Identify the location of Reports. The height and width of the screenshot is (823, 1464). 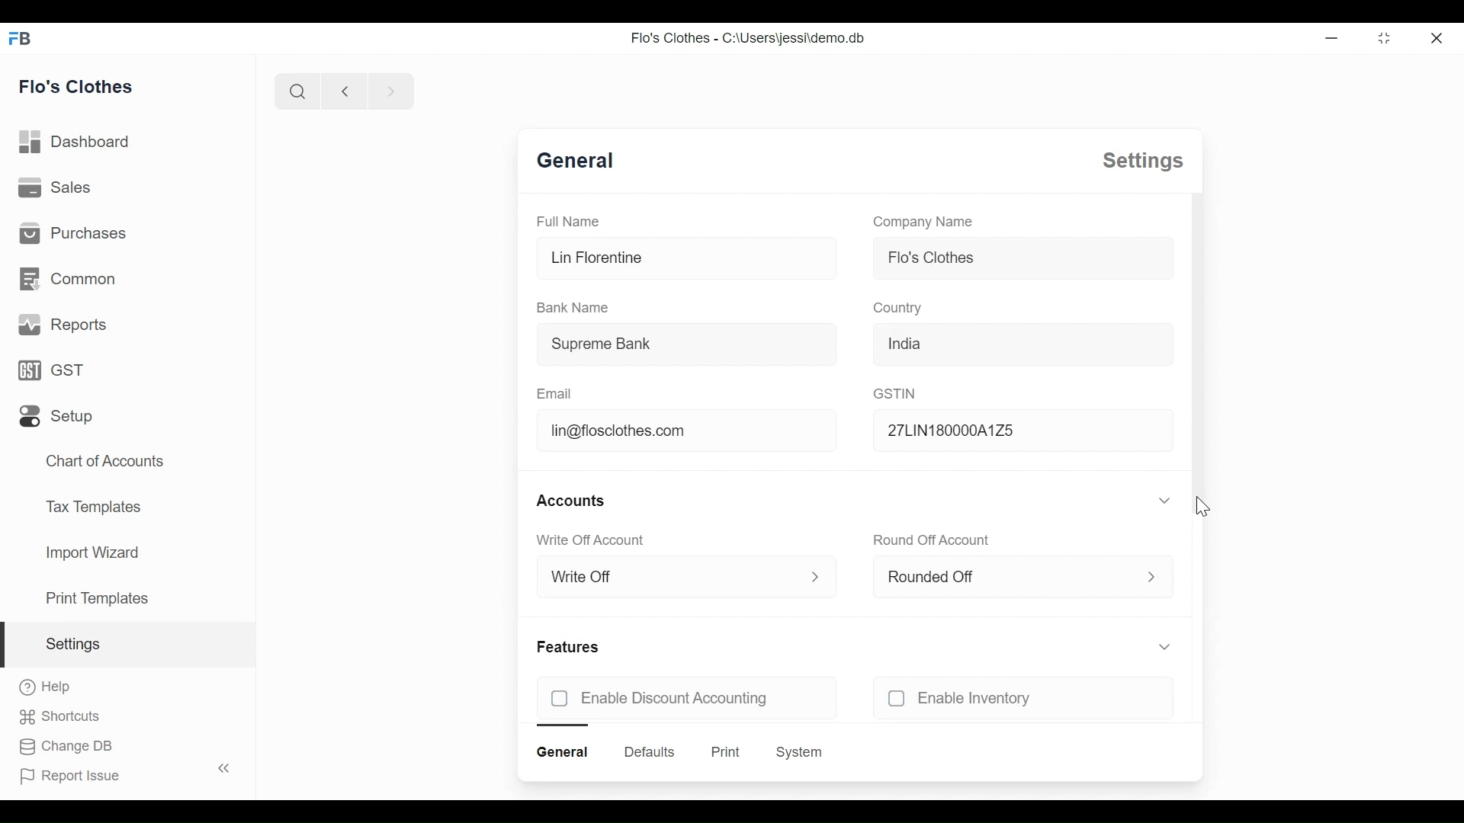
(62, 325).